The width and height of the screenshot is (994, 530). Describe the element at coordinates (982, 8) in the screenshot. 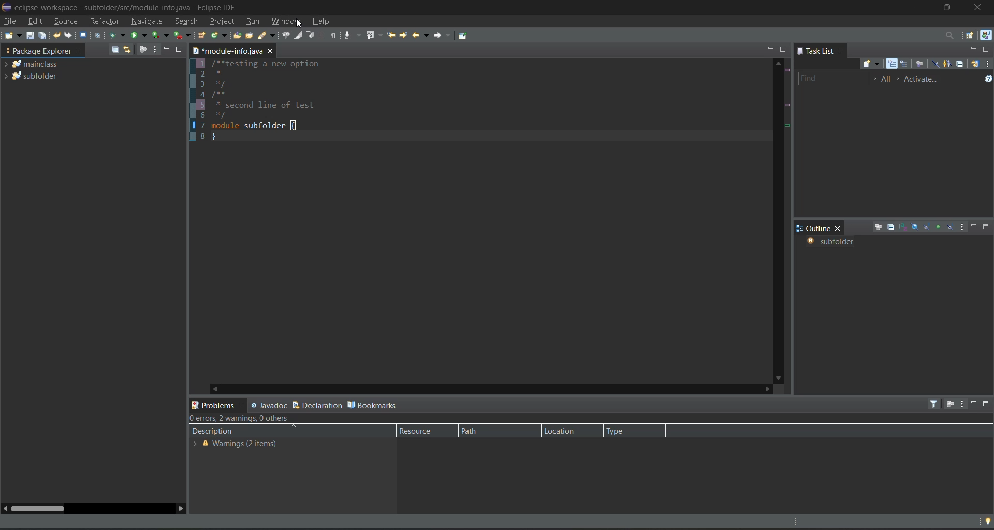

I see `close` at that location.